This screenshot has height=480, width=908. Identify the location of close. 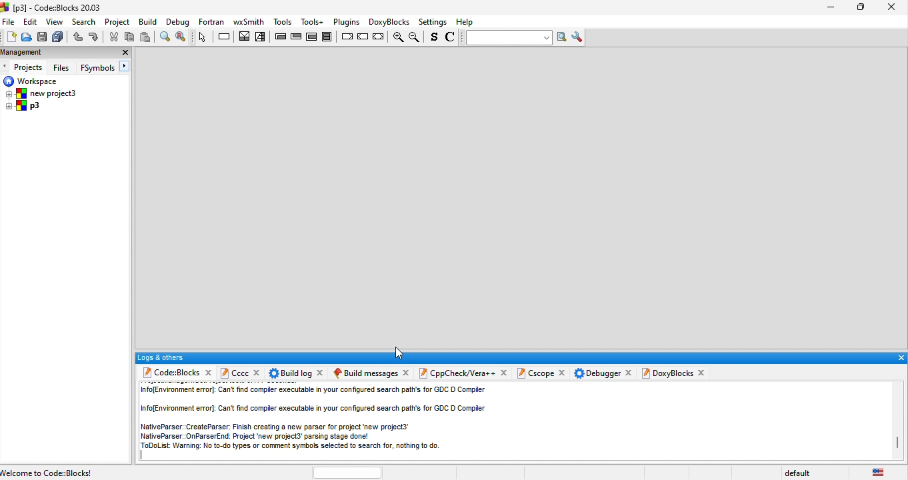
(705, 373).